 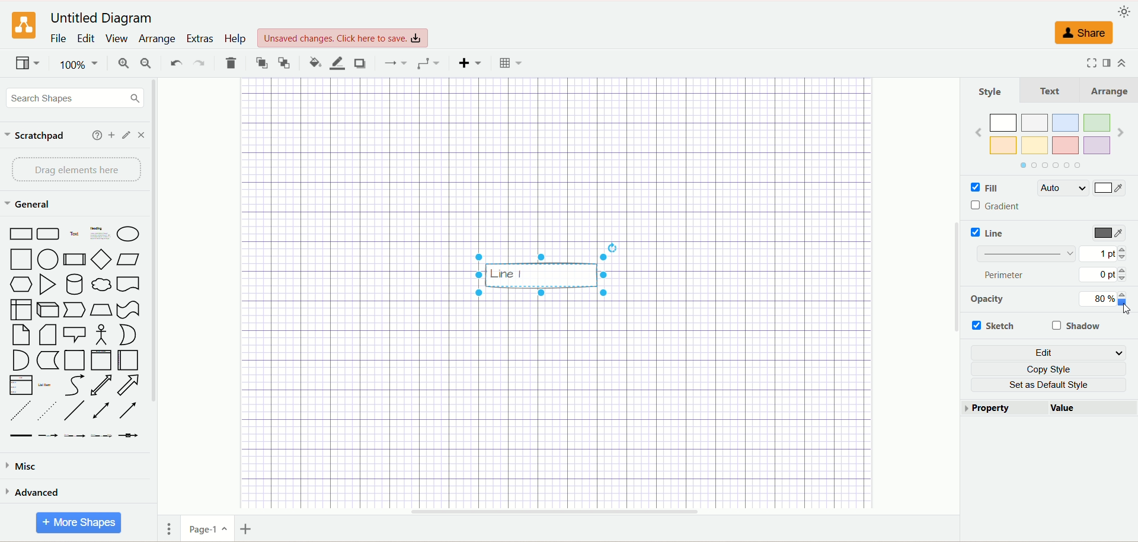 I want to click on copy style, so click(x=1049, y=368).